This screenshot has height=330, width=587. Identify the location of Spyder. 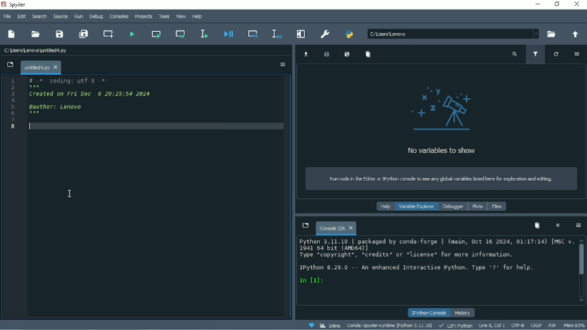
(16, 5).